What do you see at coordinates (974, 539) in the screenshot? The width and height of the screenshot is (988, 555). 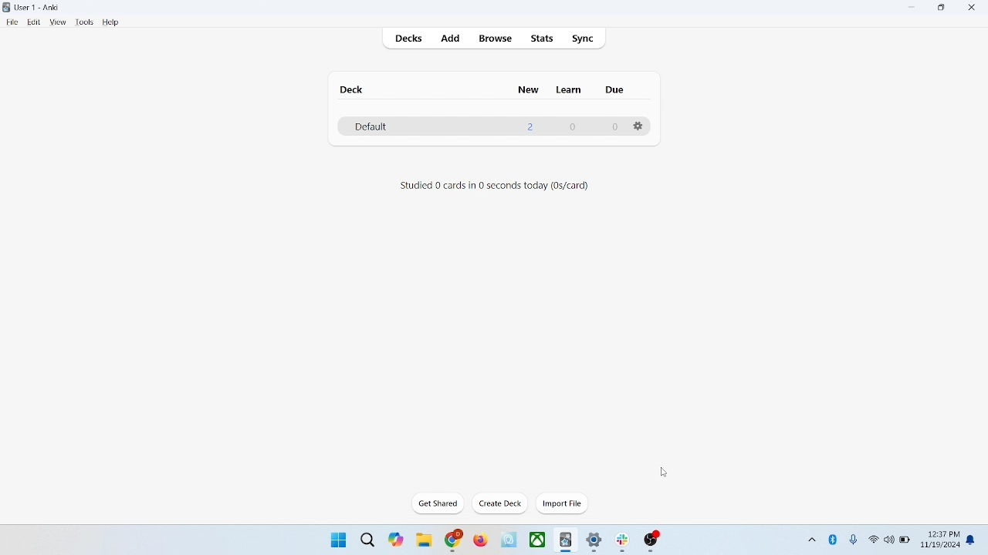 I see `notification` at bounding box center [974, 539].